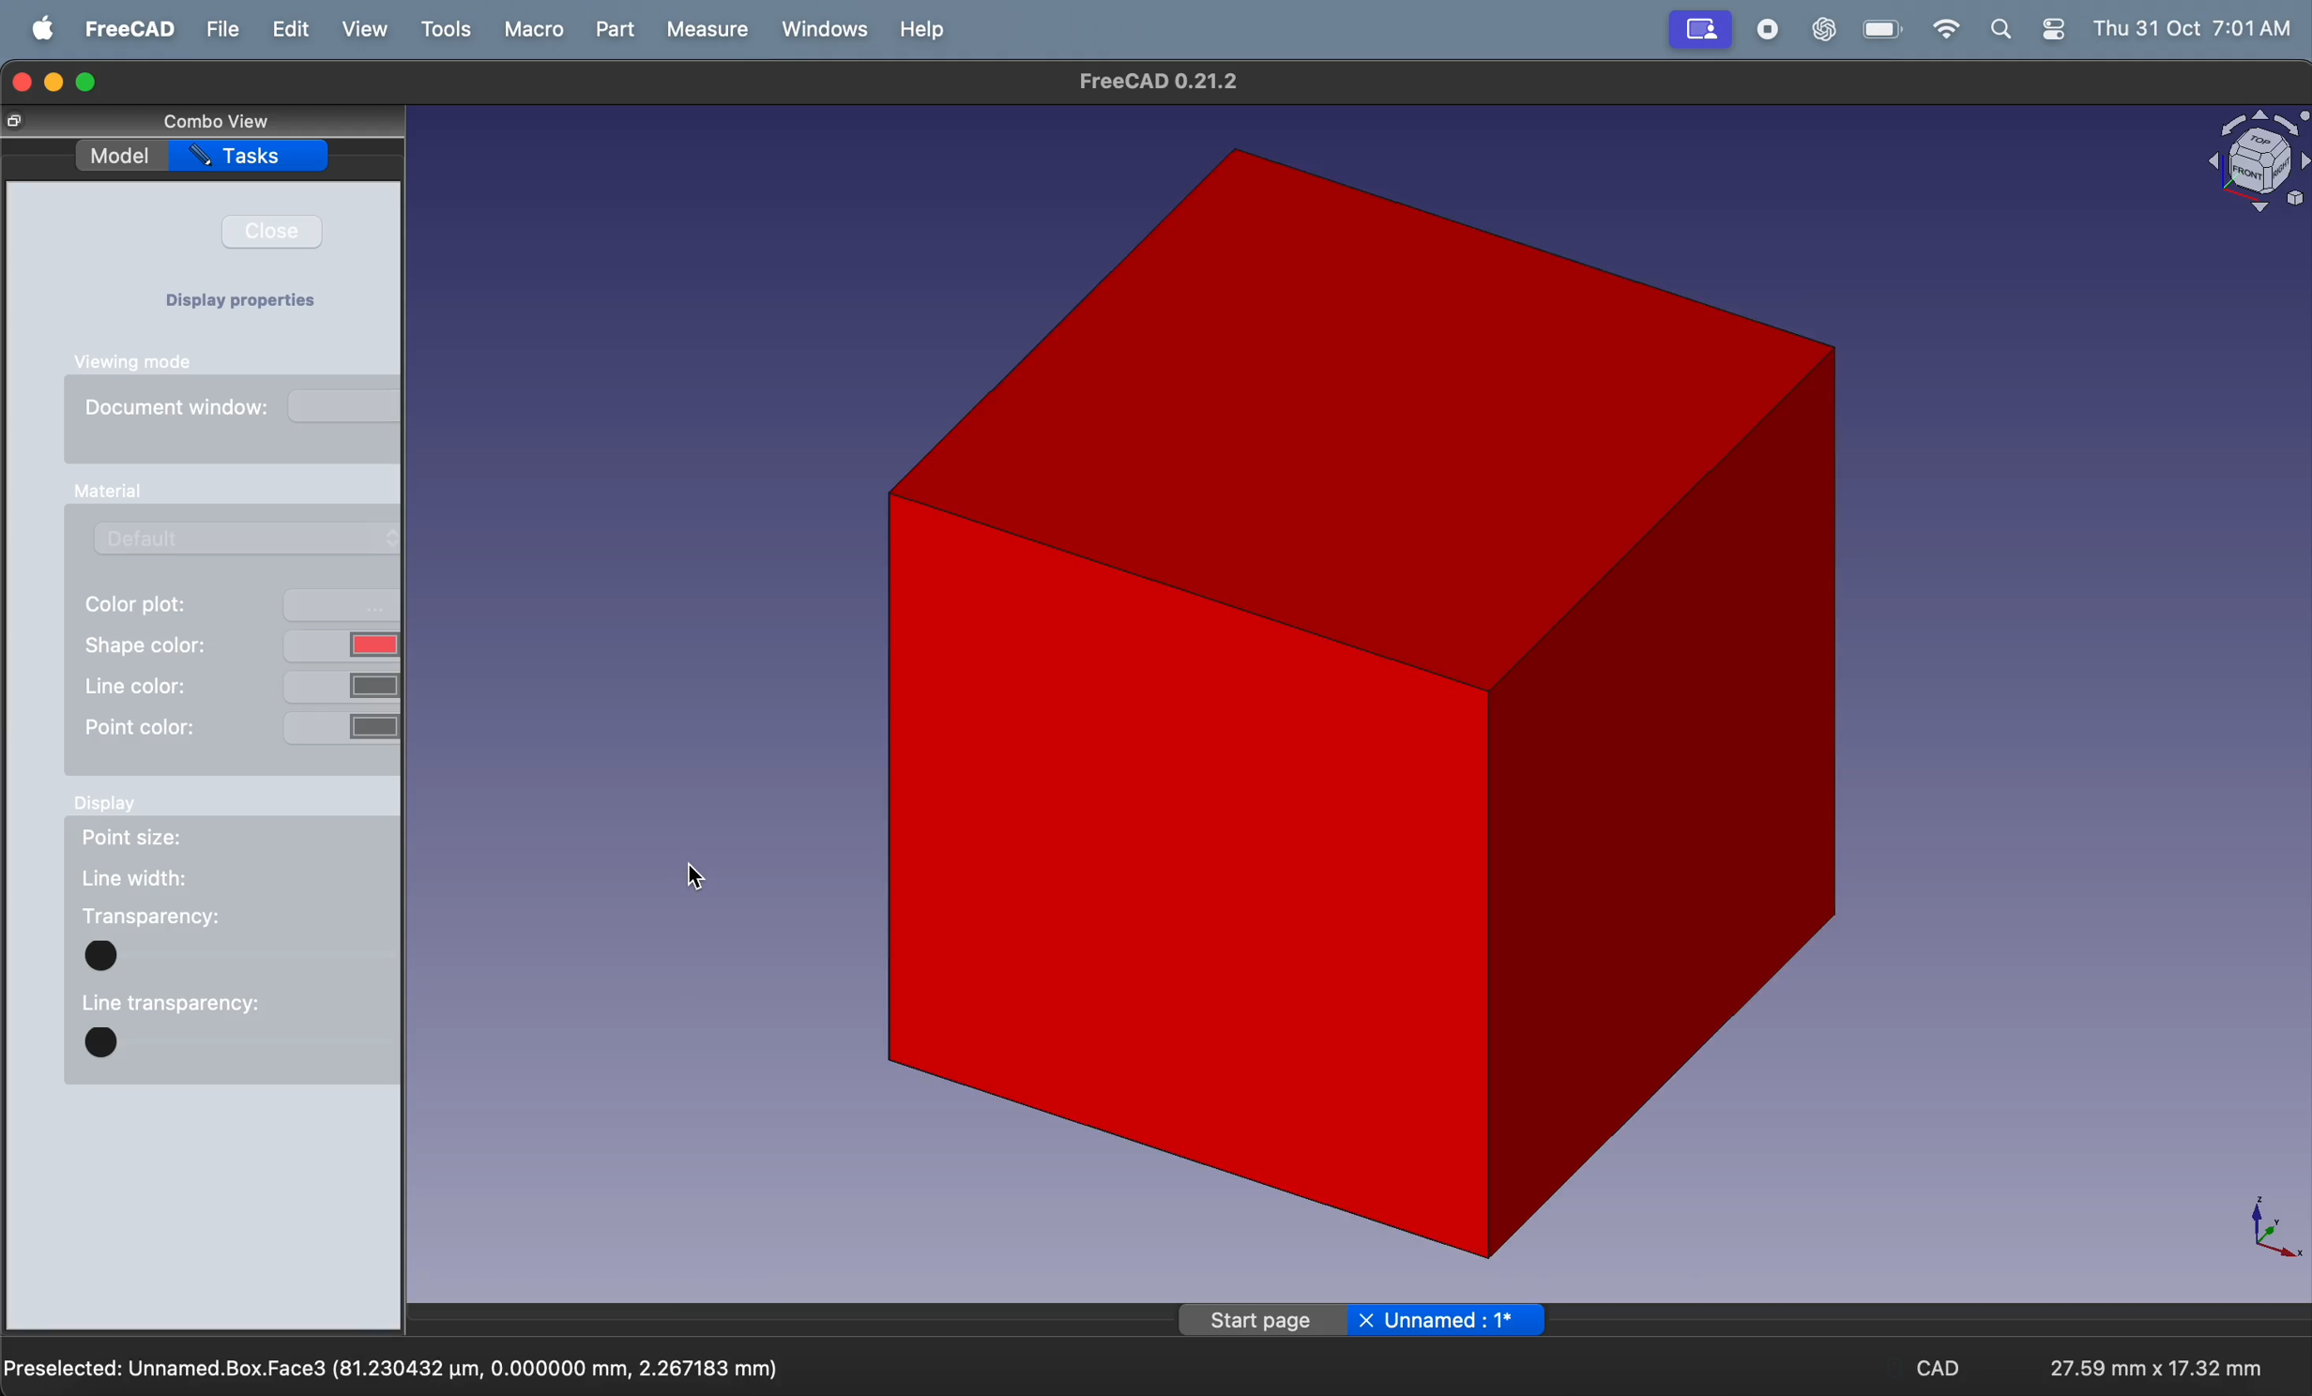 This screenshot has width=2312, height=1396. What do you see at coordinates (1701, 28) in the screenshot?
I see `mirror` at bounding box center [1701, 28].